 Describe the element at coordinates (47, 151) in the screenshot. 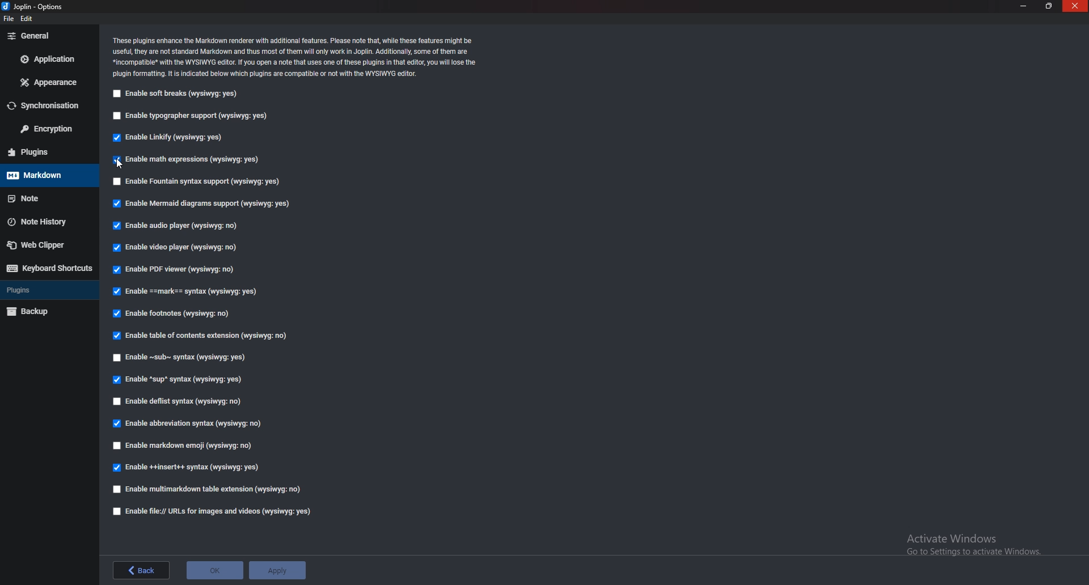

I see `Plugins` at that location.